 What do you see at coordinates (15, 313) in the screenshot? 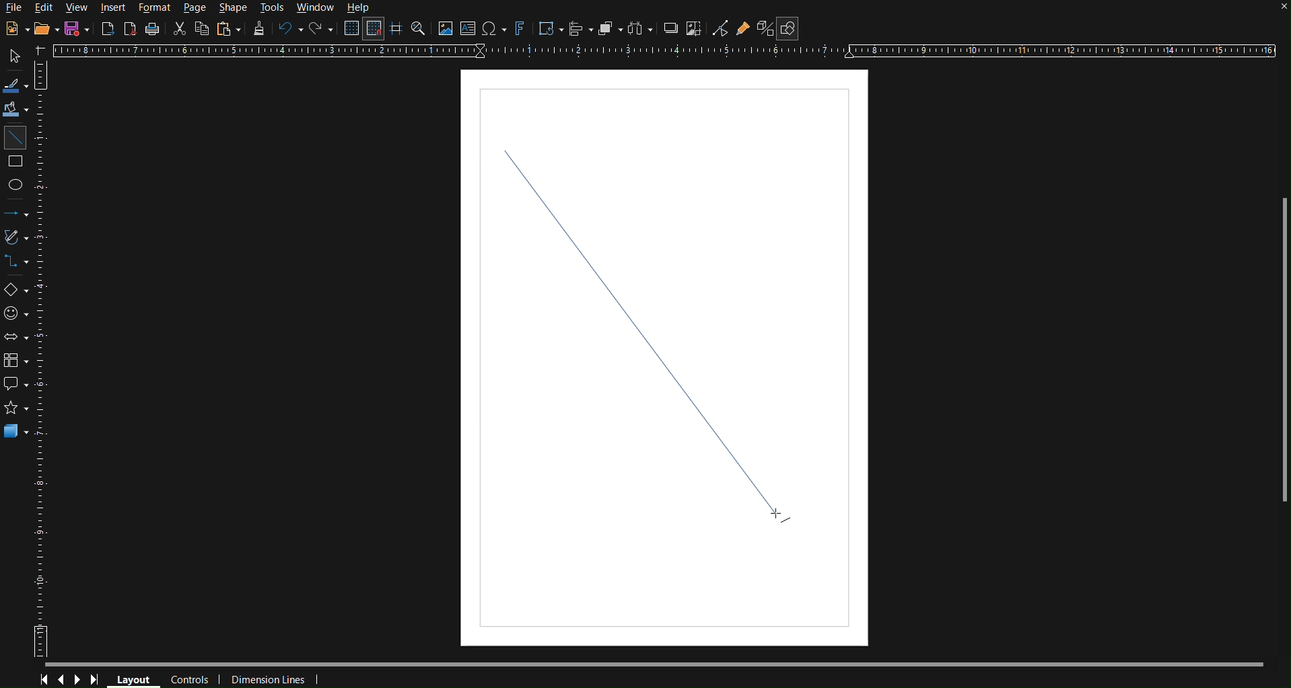
I see `Symbol Shapes` at bounding box center [15, 313].